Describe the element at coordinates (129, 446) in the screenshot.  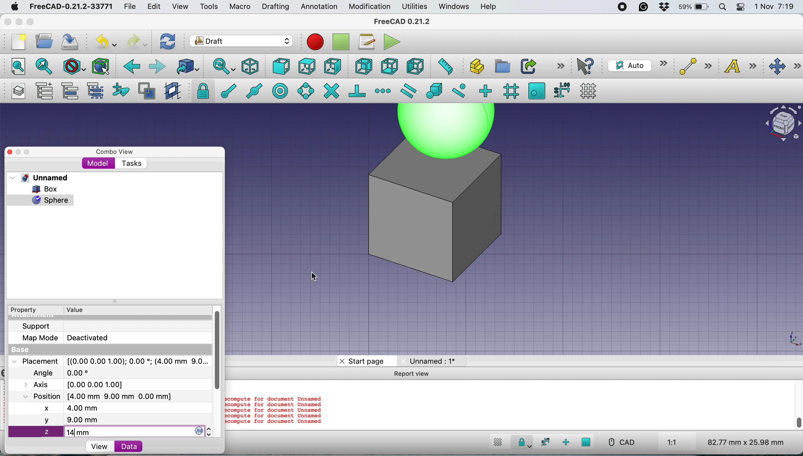
I see `data` at that location.